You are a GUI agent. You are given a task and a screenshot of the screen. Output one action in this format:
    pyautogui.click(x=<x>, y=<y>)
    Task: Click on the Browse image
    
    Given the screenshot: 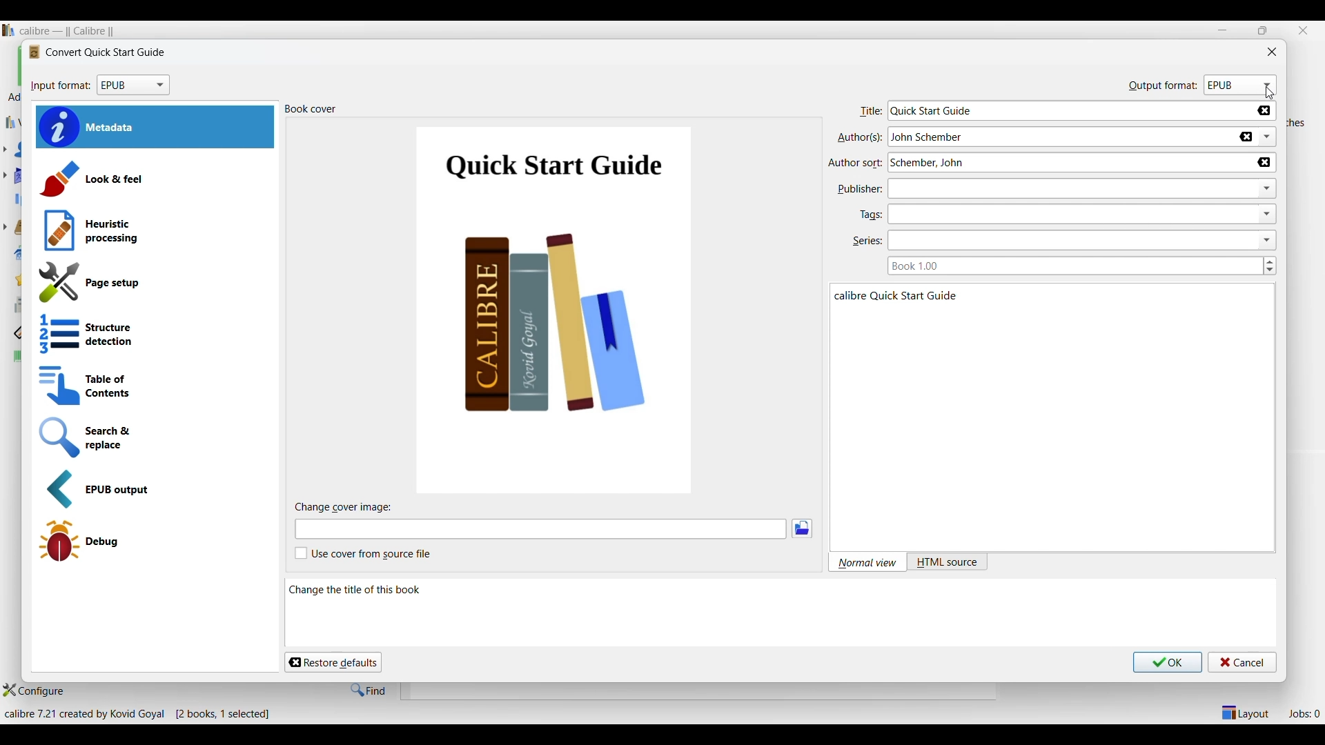 What is the action you would take?
    pyautogui.click(x=802, y=528)
    